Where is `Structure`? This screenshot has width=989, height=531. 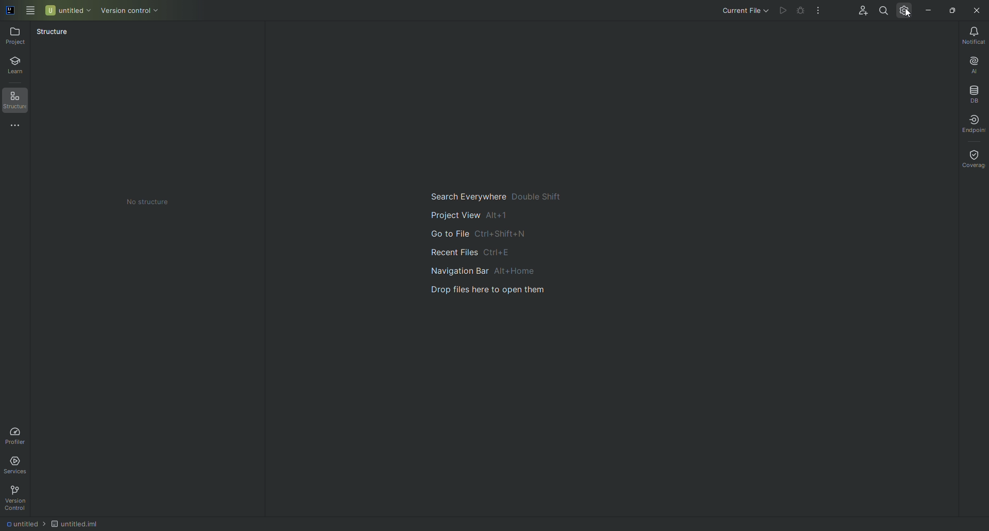
Structure is located at coordinates (58, 34).